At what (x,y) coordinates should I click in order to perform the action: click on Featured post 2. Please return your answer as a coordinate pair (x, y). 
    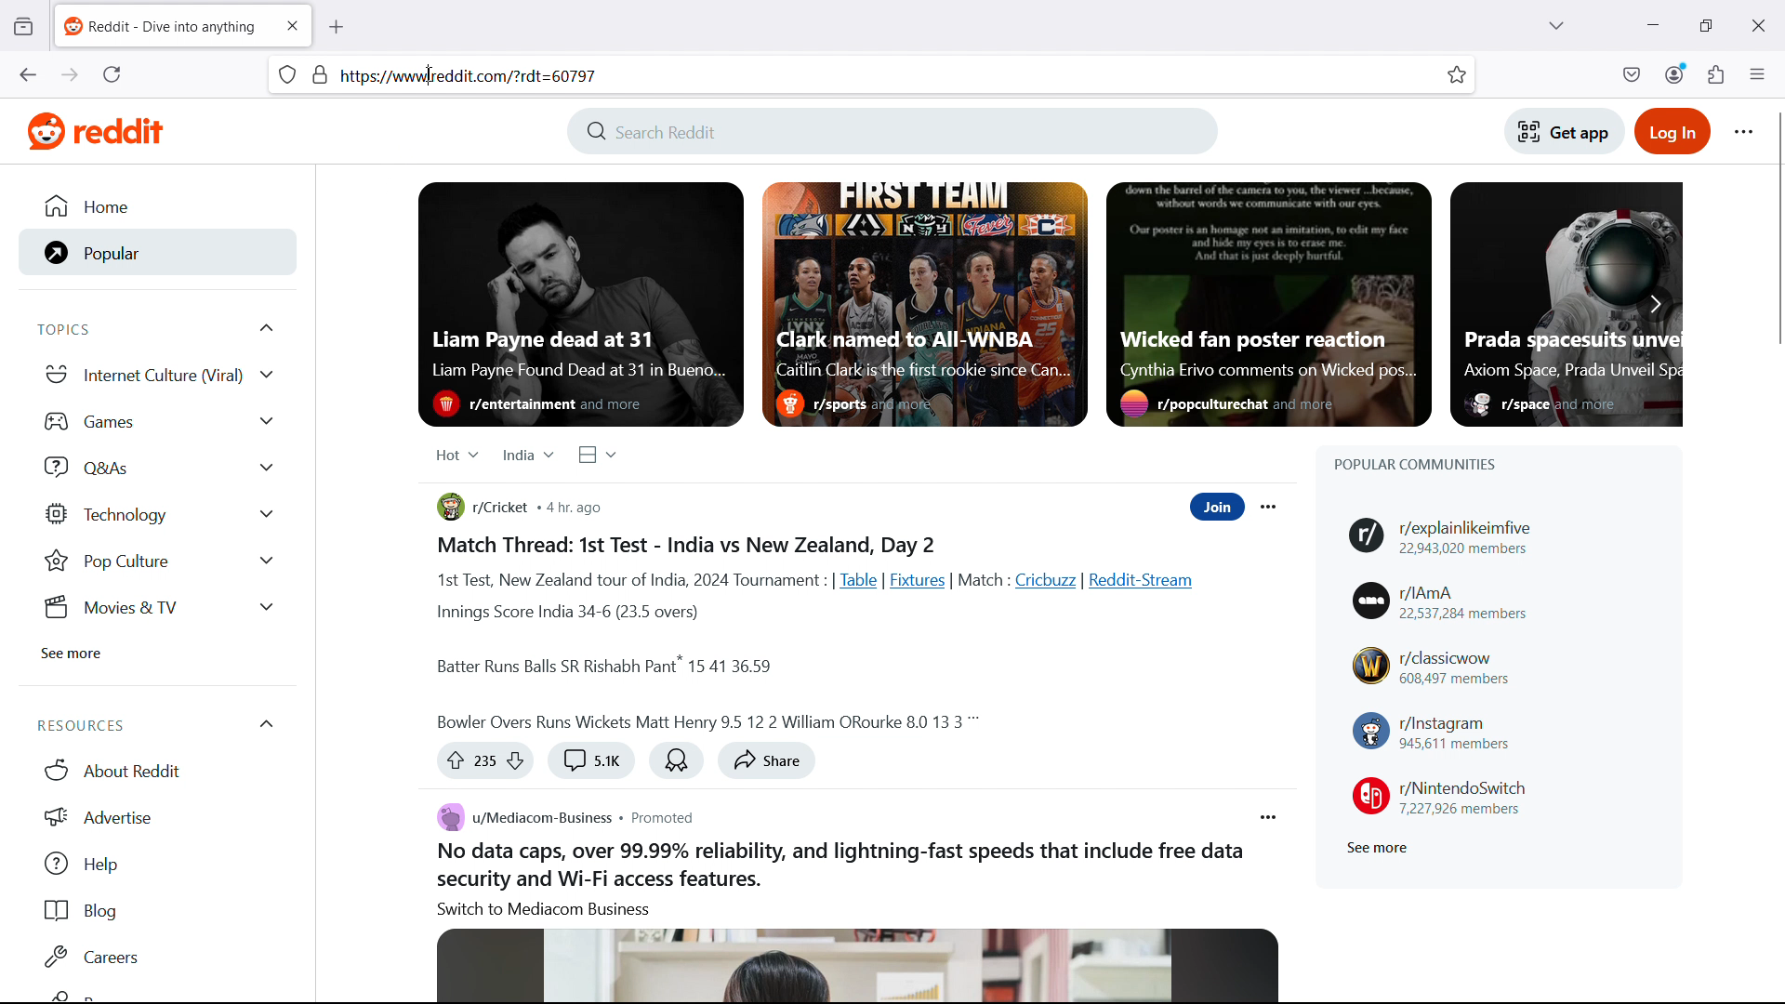
    Looking at the image, I should click on (924, 303).